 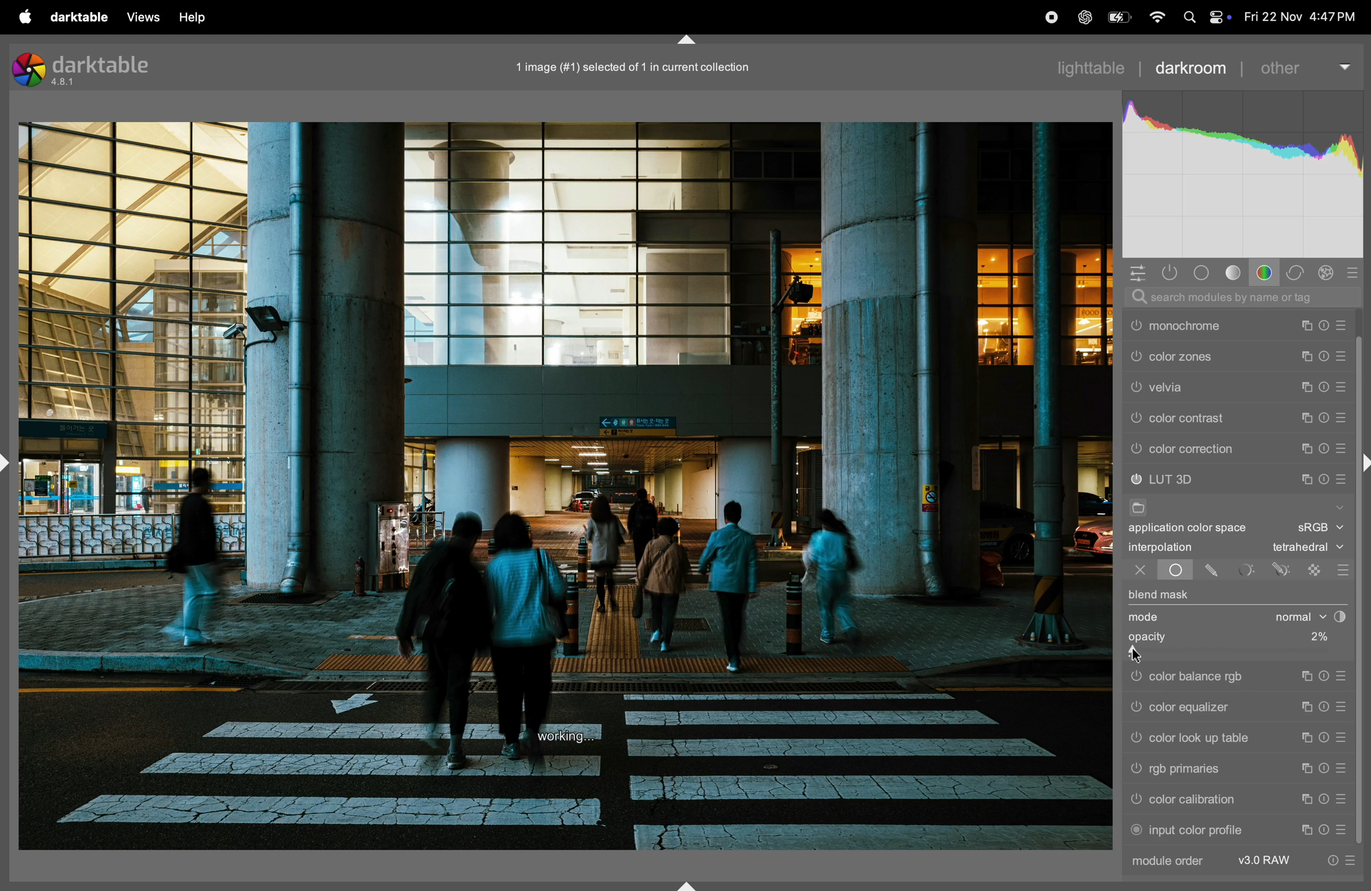 I want to click on reset, so click(x=1325, y=677).